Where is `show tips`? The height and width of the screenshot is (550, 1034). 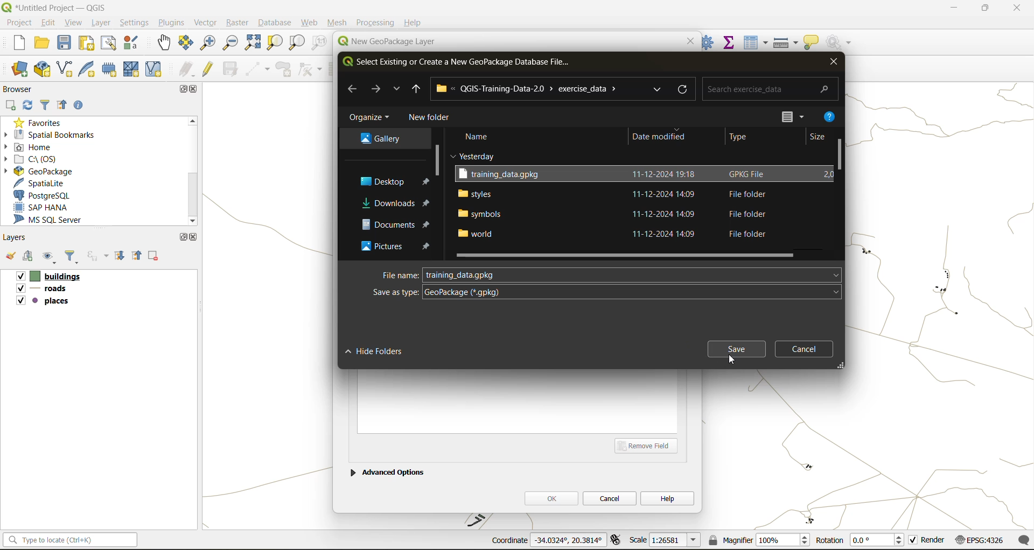
show tips is located at coordinates (812, 43).